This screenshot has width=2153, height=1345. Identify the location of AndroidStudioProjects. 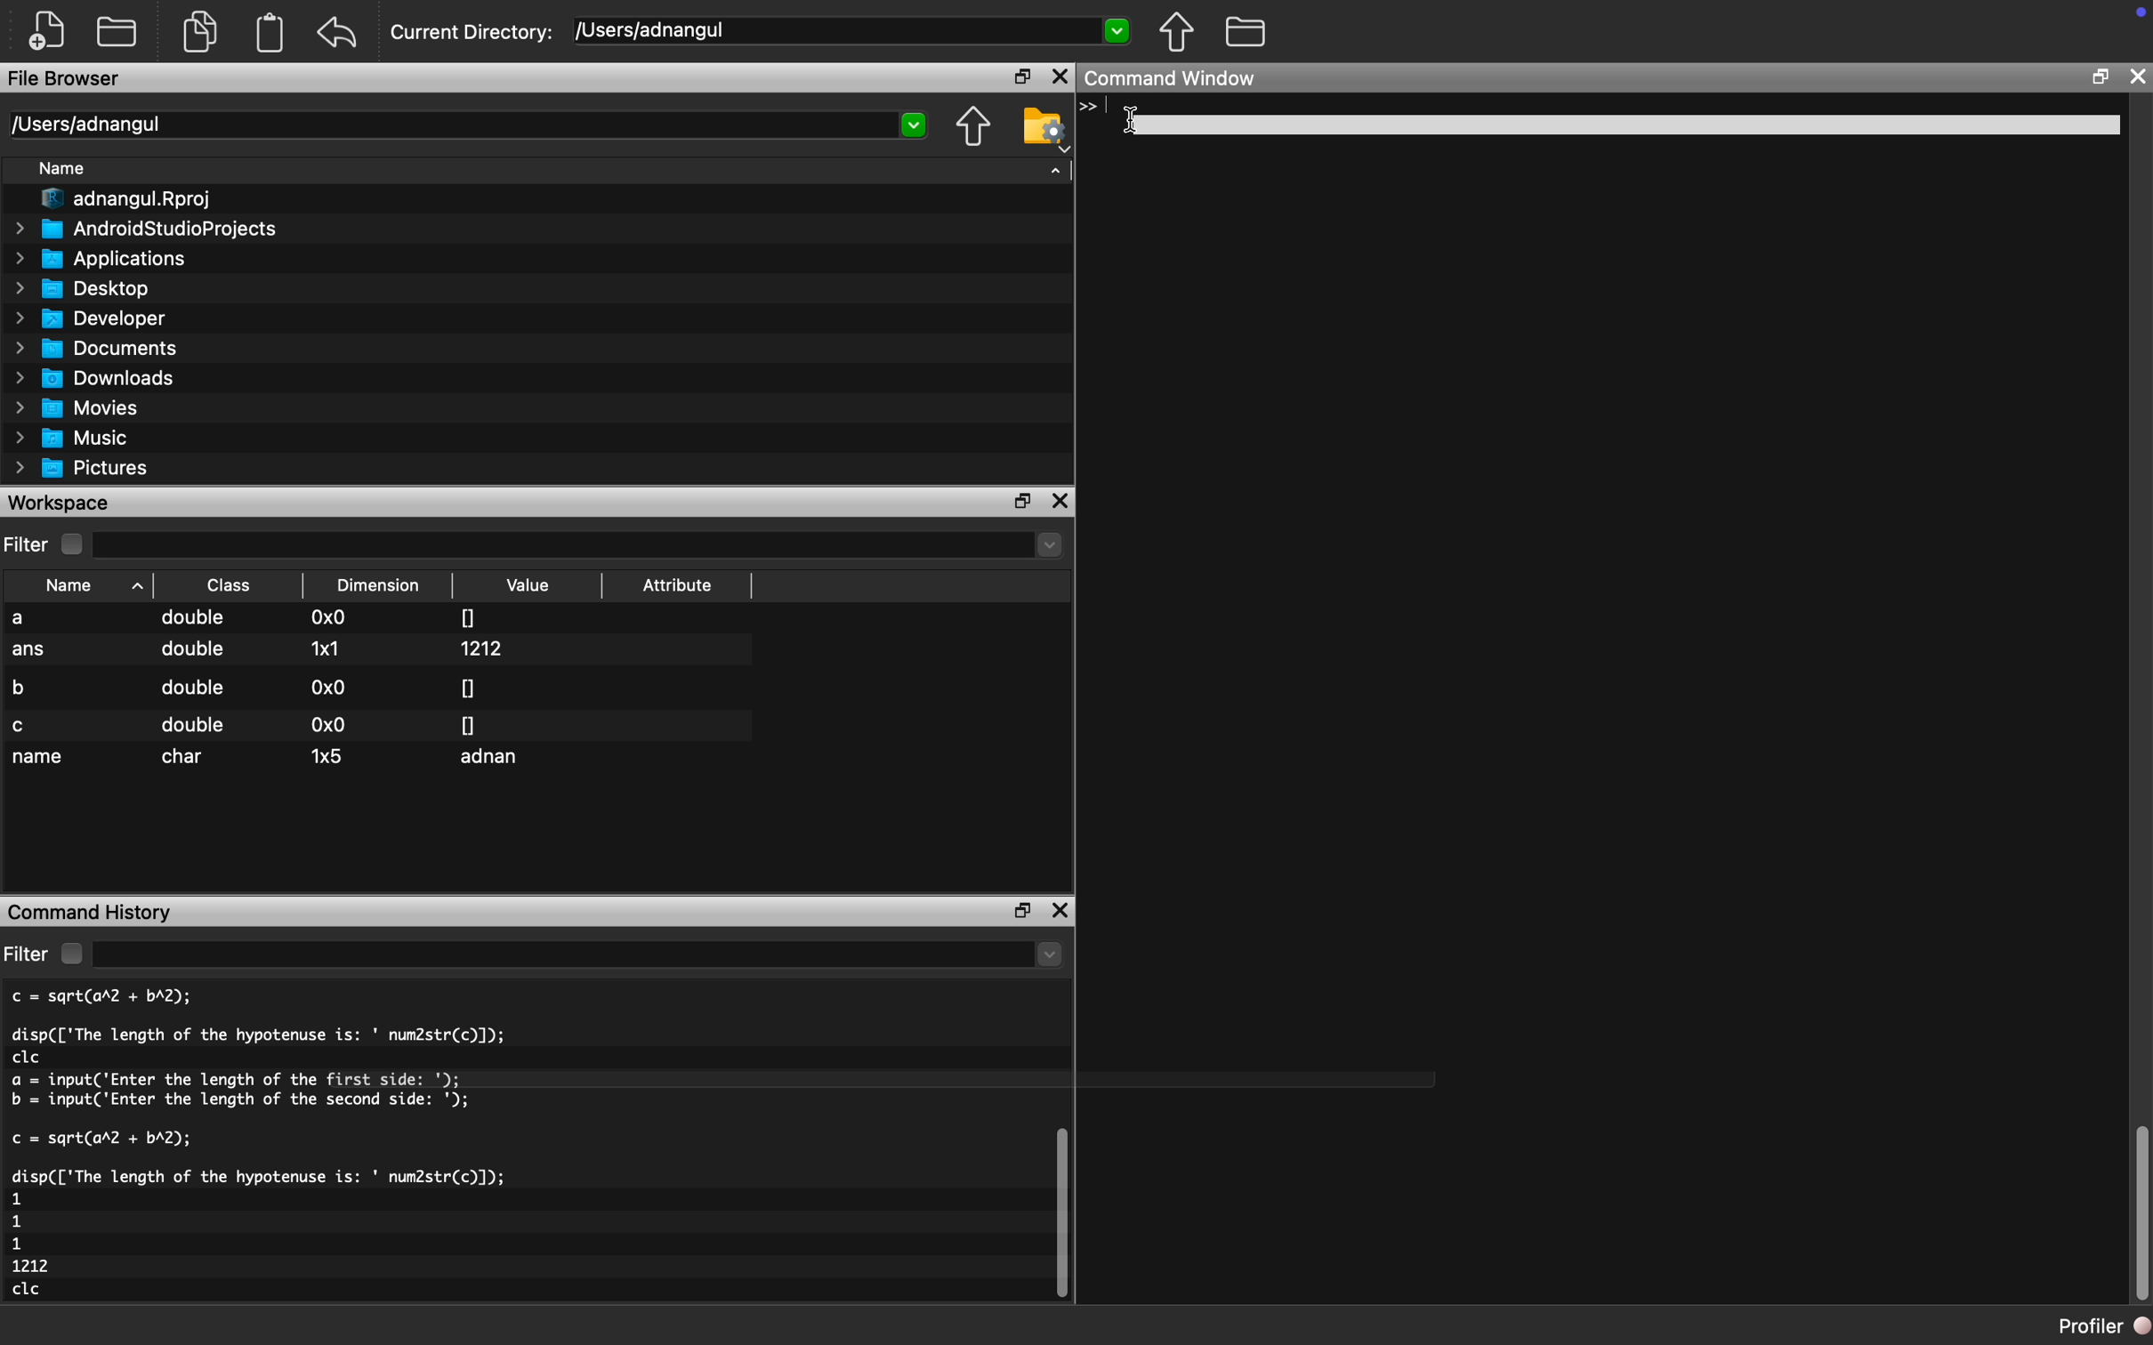
(149, 229).